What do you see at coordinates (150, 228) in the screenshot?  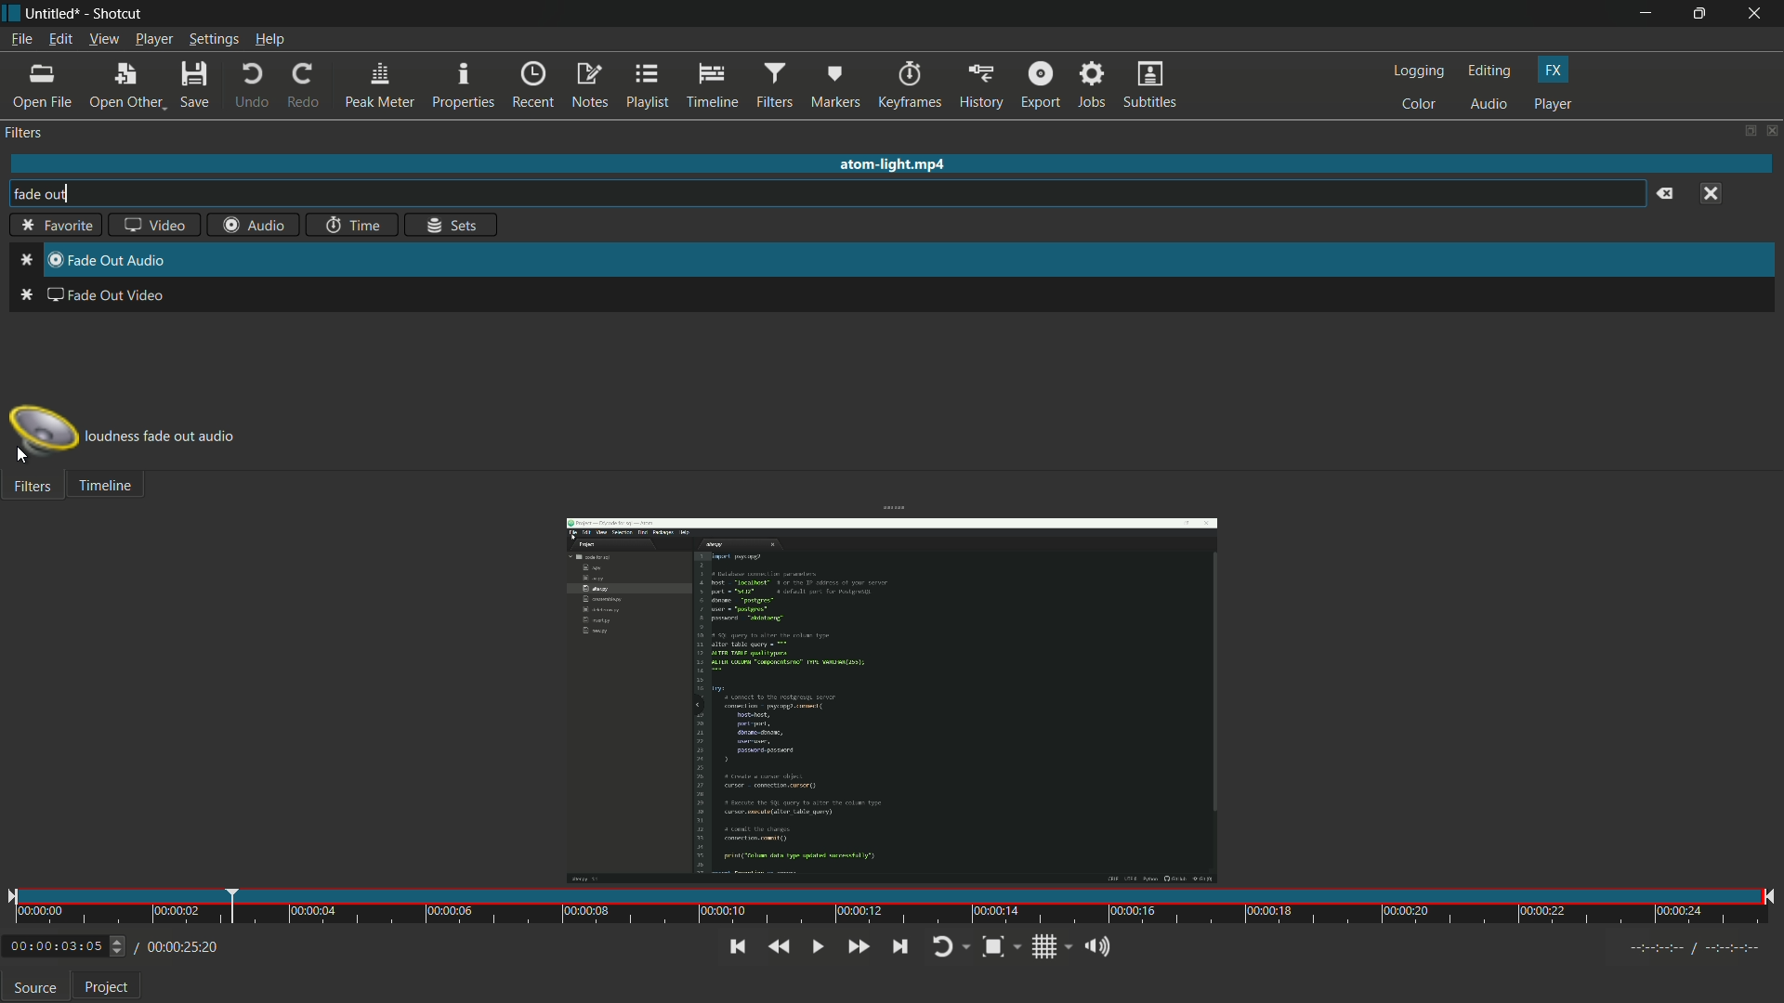 I see `video` at bounding box center [150, 228].